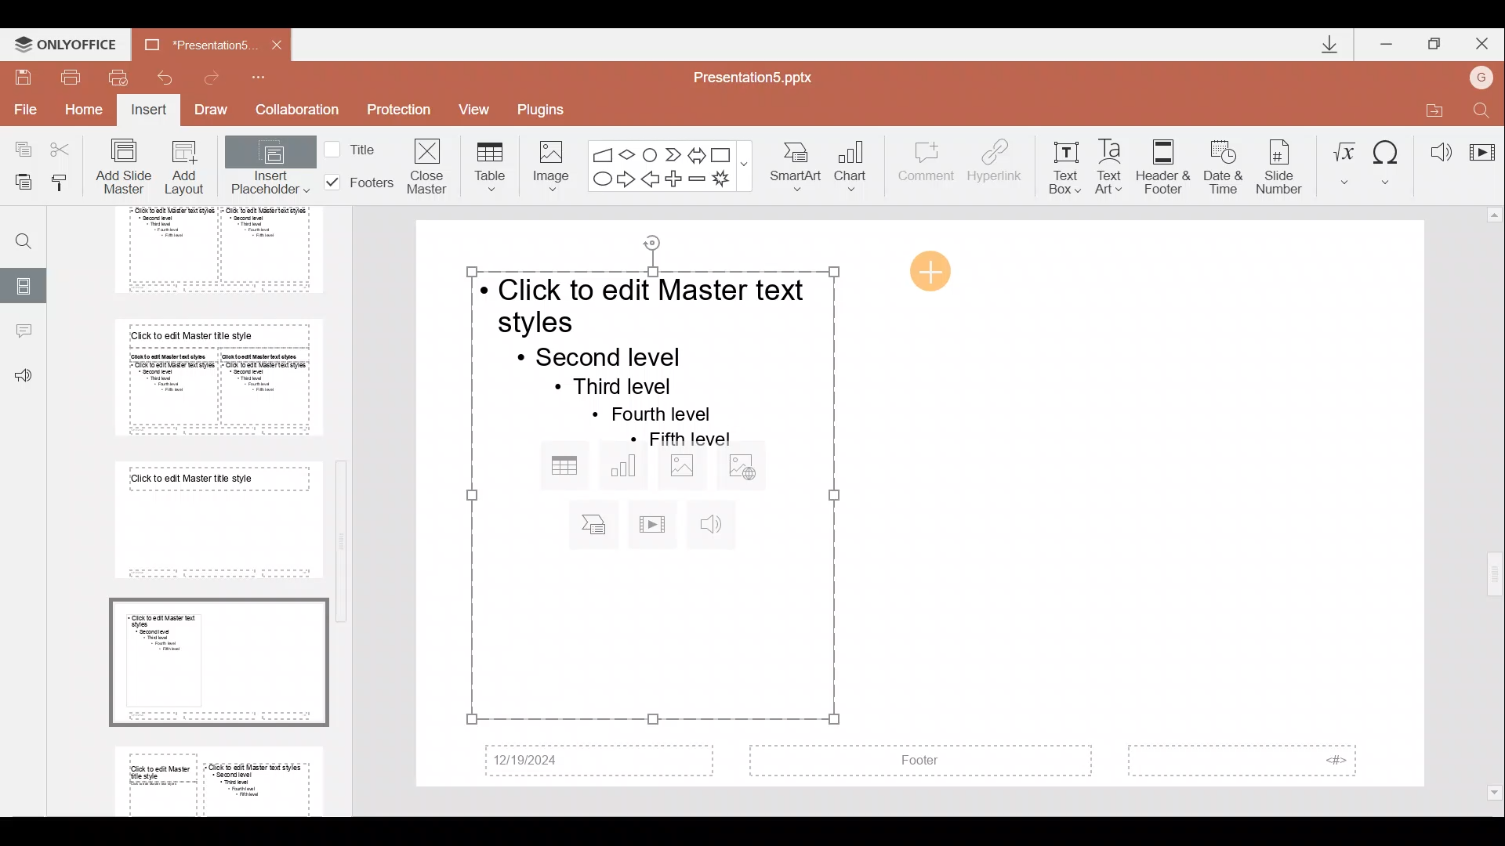 The image size is (1505, 846). Describe the element at coordinates (799, 168) in the screenshot. I see `SmartArt` at that location.